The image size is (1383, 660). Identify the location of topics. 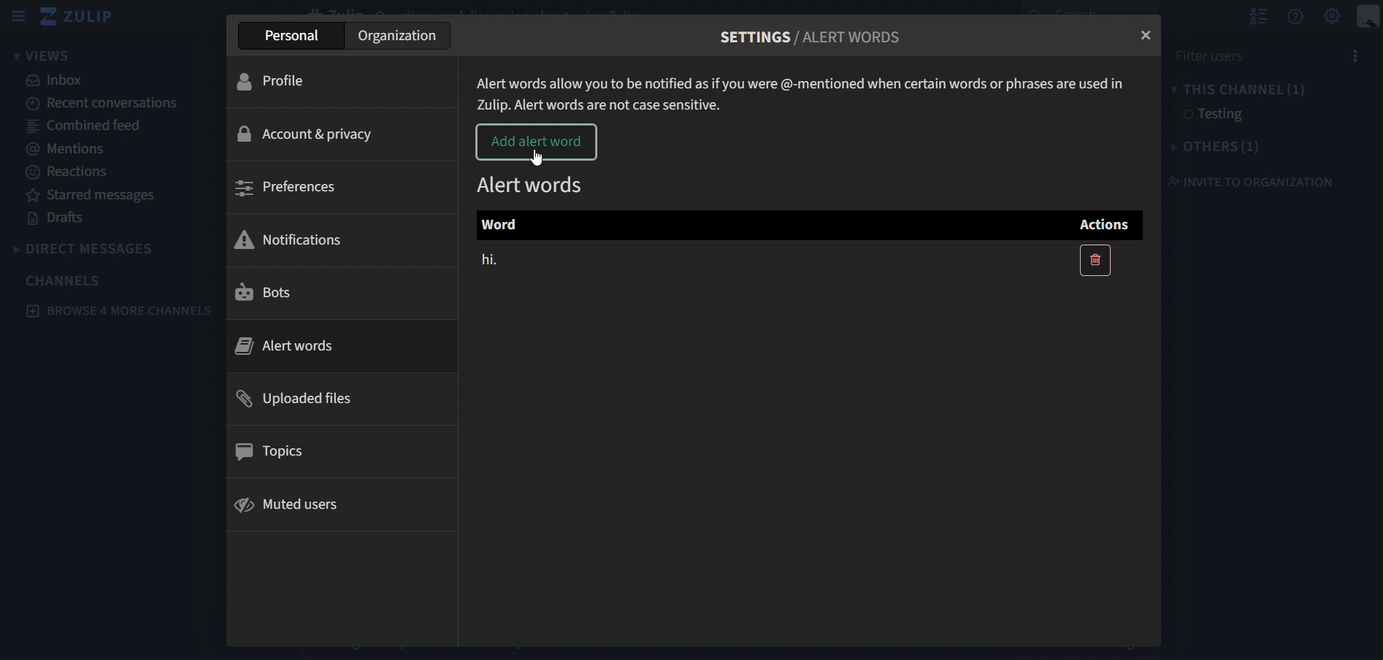
(274, 449).